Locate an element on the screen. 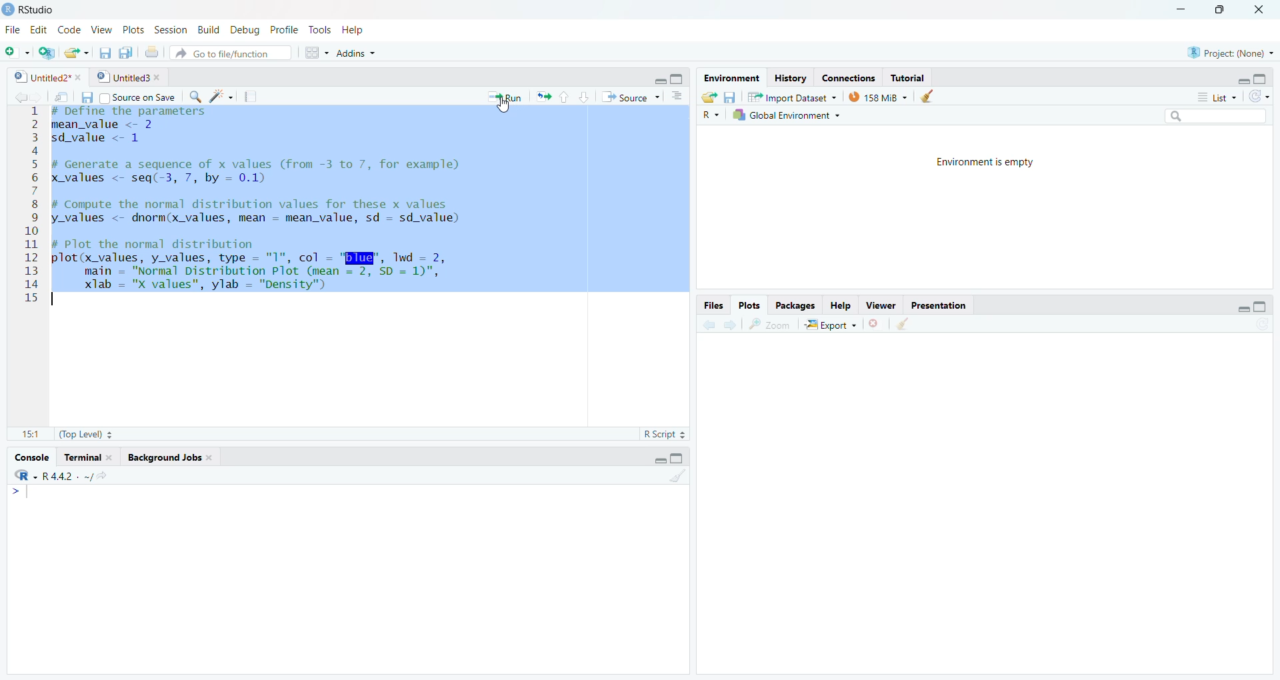  find replace is located at coordinates (194, 96).